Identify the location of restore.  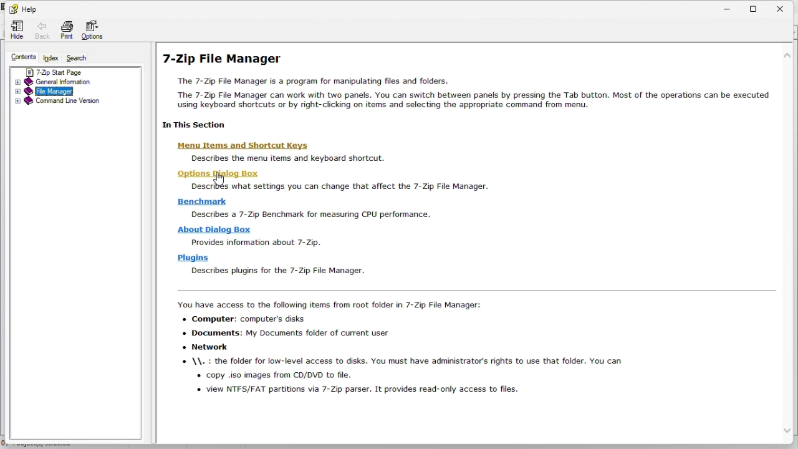
(759, 7).